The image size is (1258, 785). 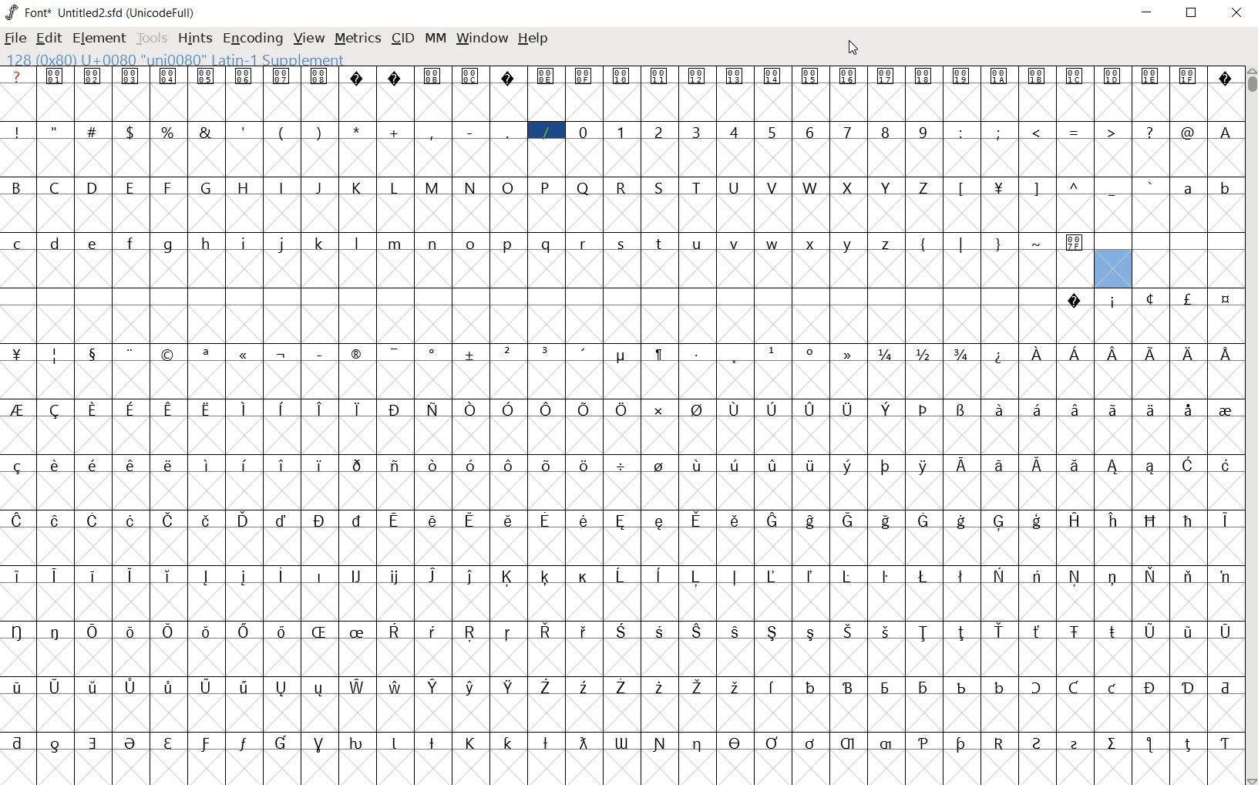 I want to click on glyph, so click(x=55, y=746).